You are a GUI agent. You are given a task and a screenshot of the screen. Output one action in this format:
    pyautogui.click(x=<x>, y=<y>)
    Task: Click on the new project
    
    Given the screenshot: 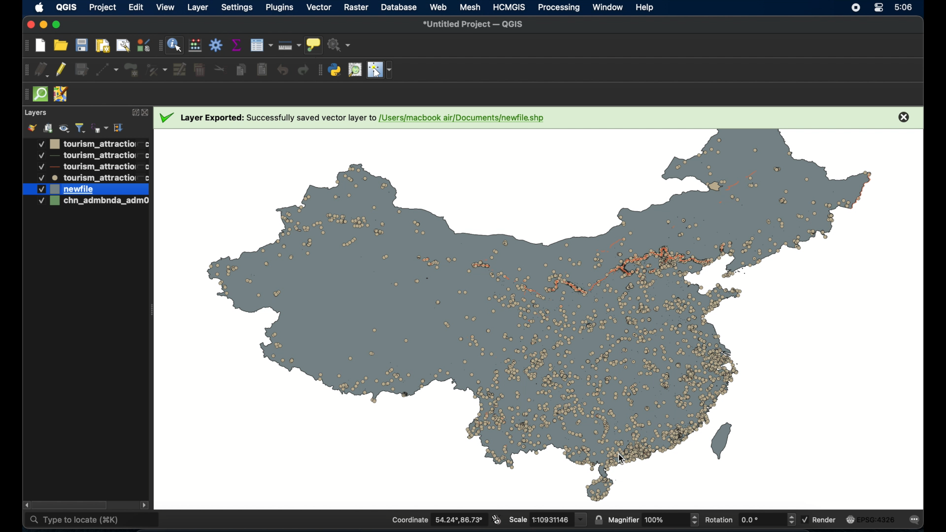 What is the action you would take?
    pyautogui.click(x=40, y=45)
    